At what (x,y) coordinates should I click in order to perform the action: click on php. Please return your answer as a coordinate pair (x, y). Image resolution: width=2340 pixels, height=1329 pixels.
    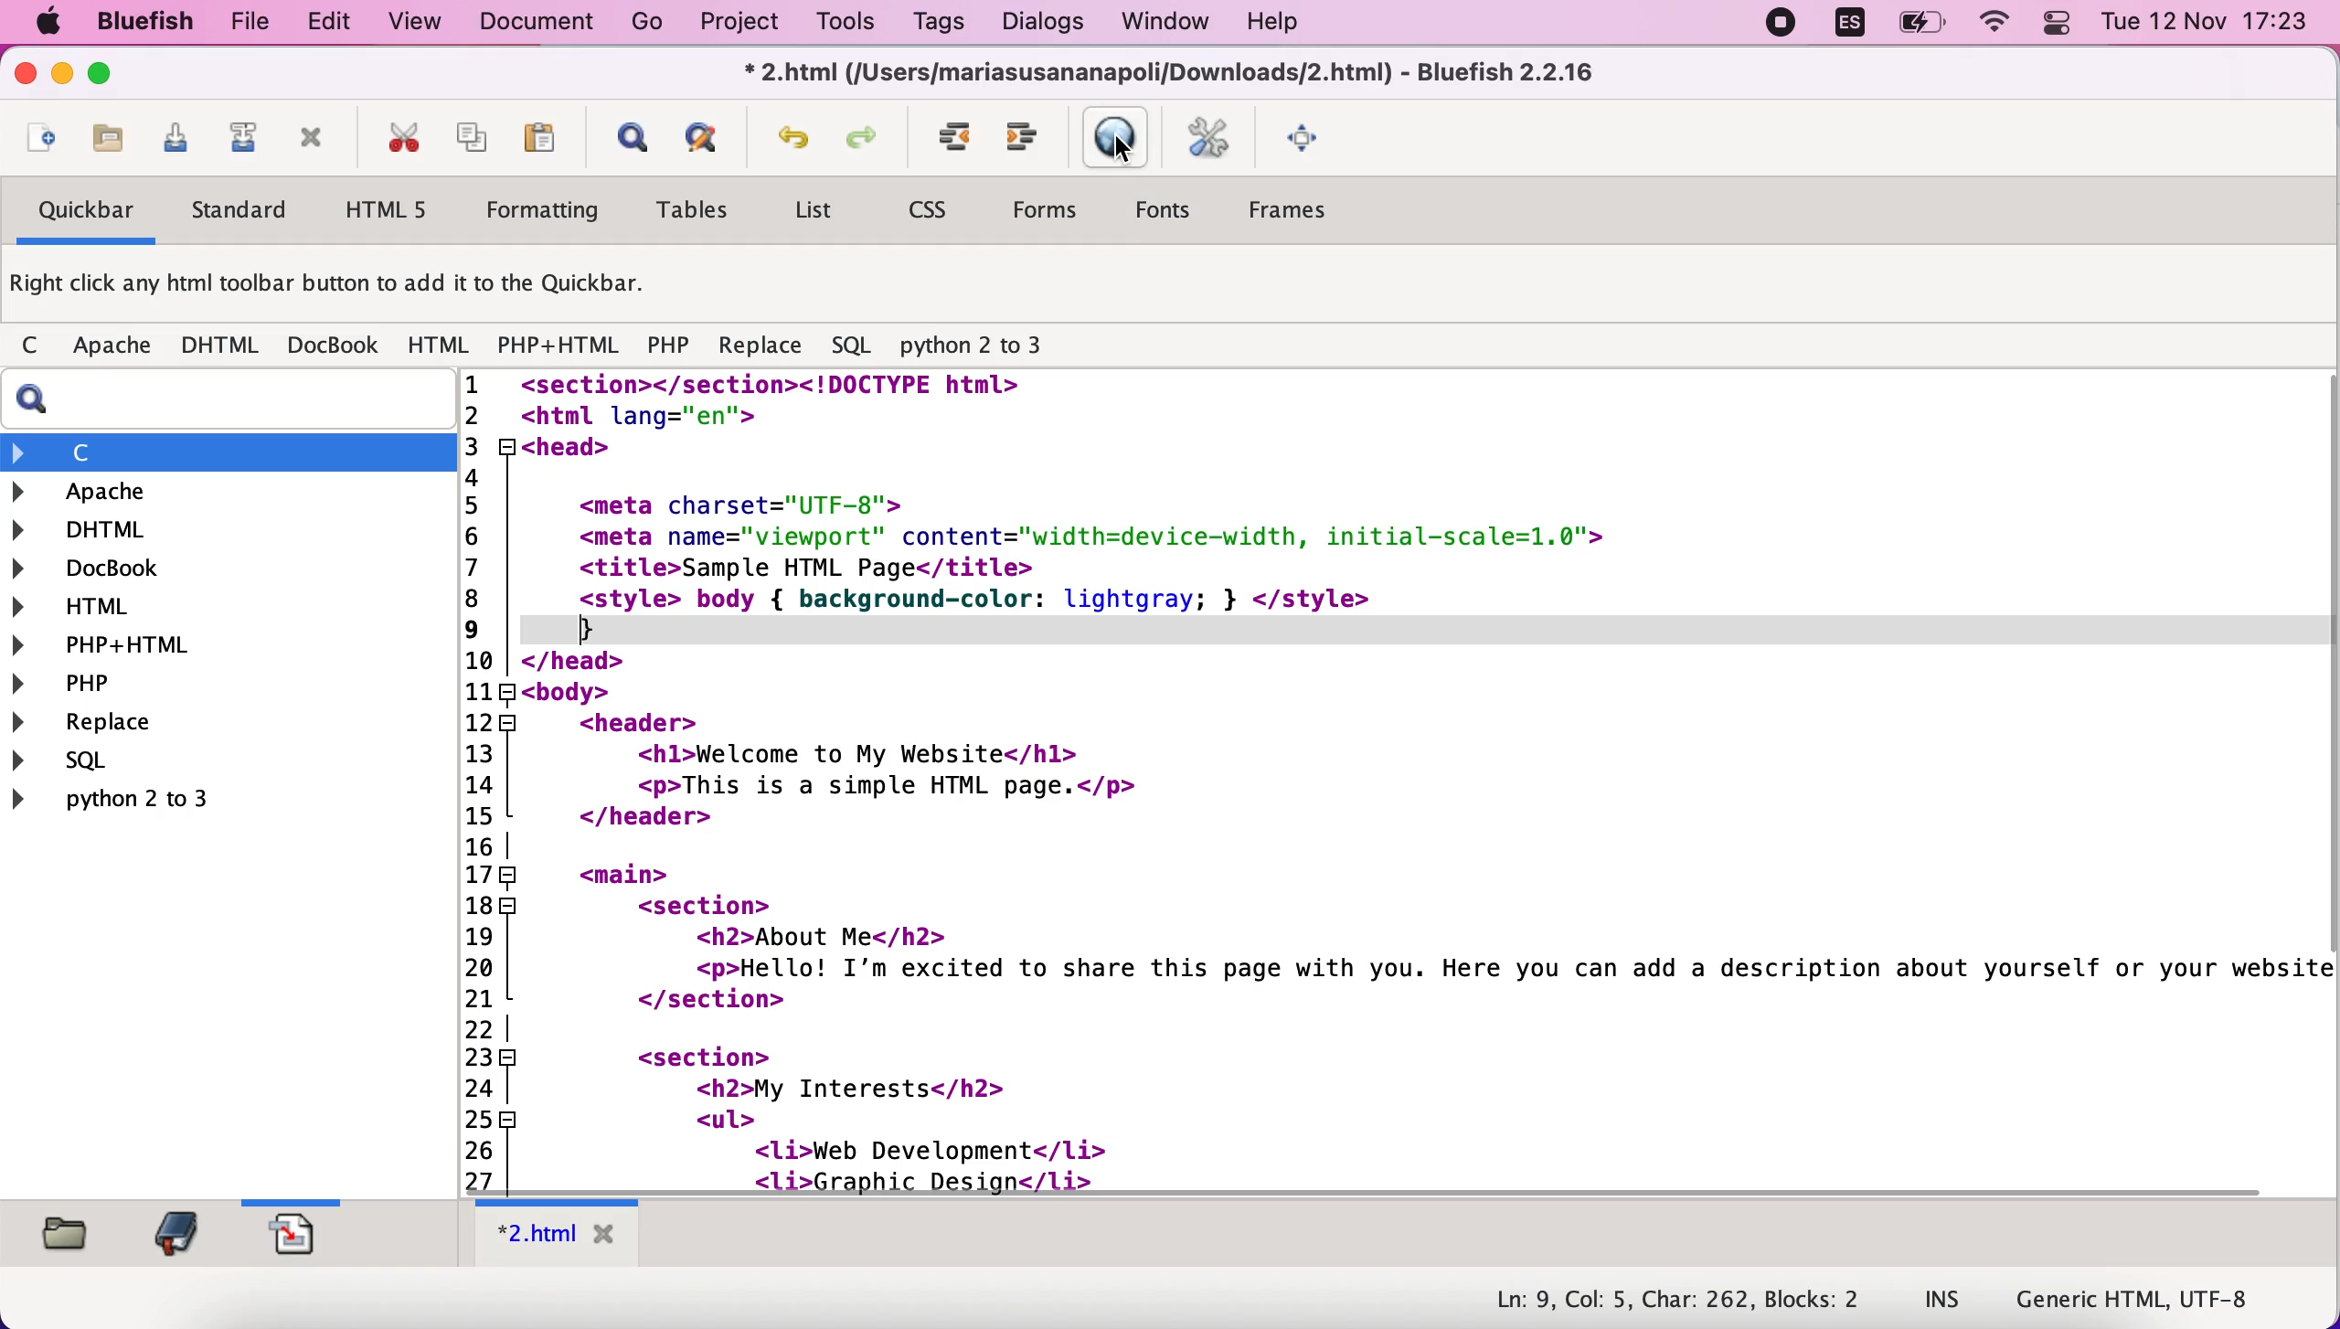
    Looking at the image, I should click on (217, 685).